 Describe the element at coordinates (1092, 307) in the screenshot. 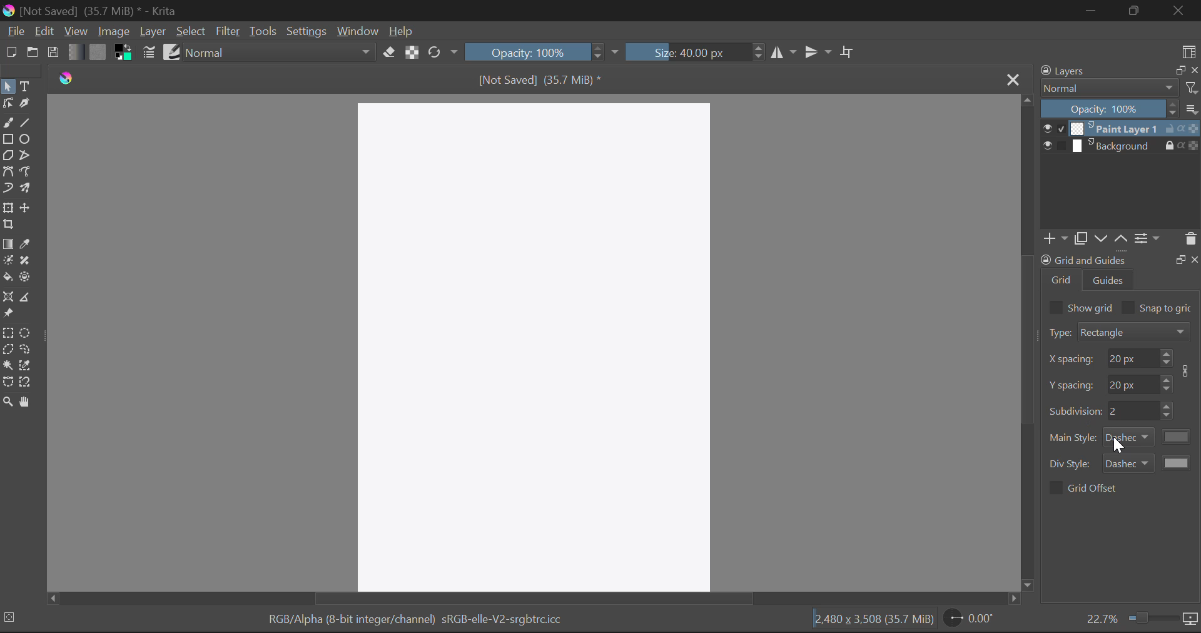

I see `show grid` at that location.